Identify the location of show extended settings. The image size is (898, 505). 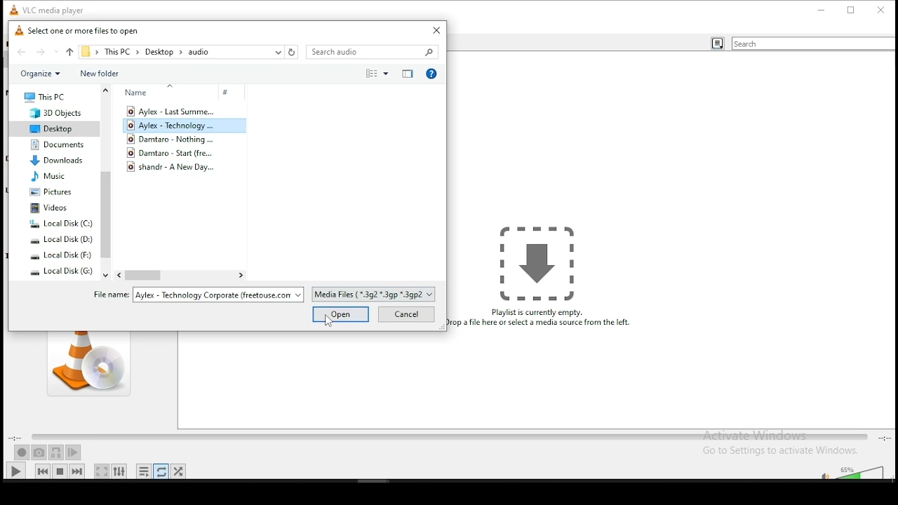
(120, 471).